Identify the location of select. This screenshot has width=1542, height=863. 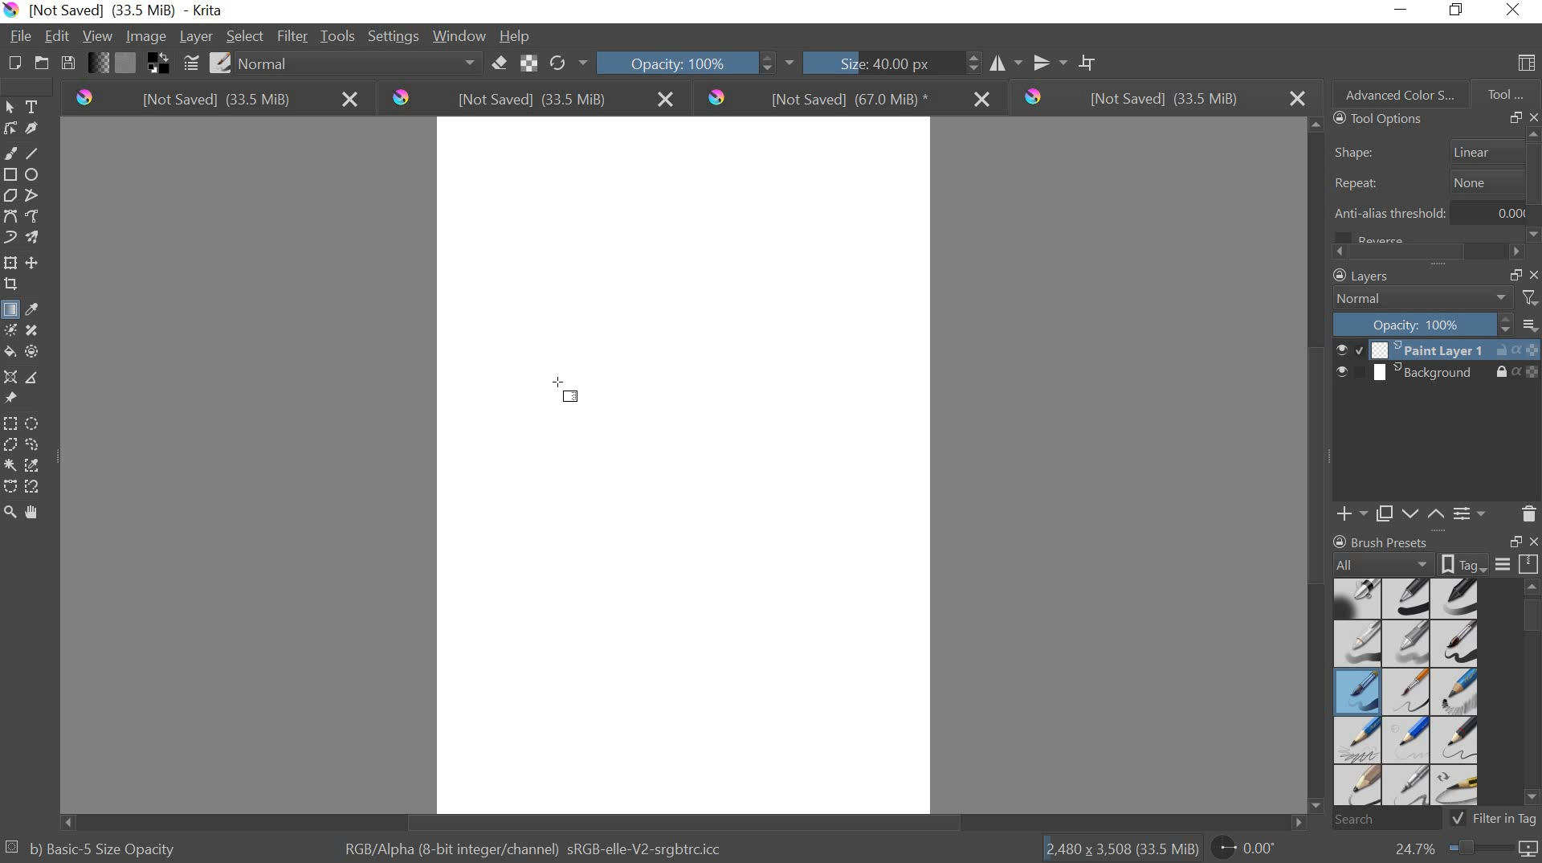
(13, 108).